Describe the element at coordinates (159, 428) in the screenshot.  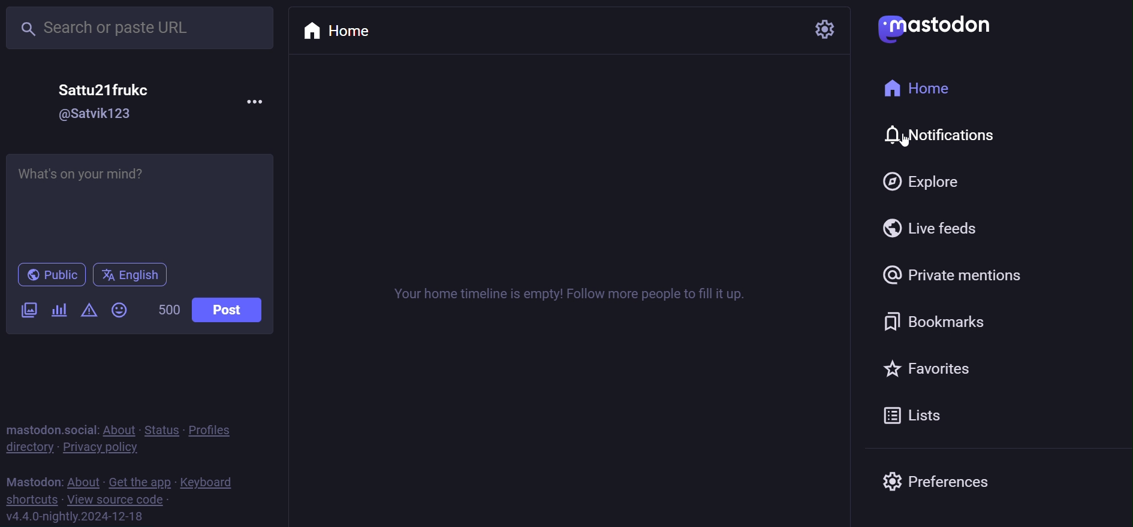
I see `status` at that location.